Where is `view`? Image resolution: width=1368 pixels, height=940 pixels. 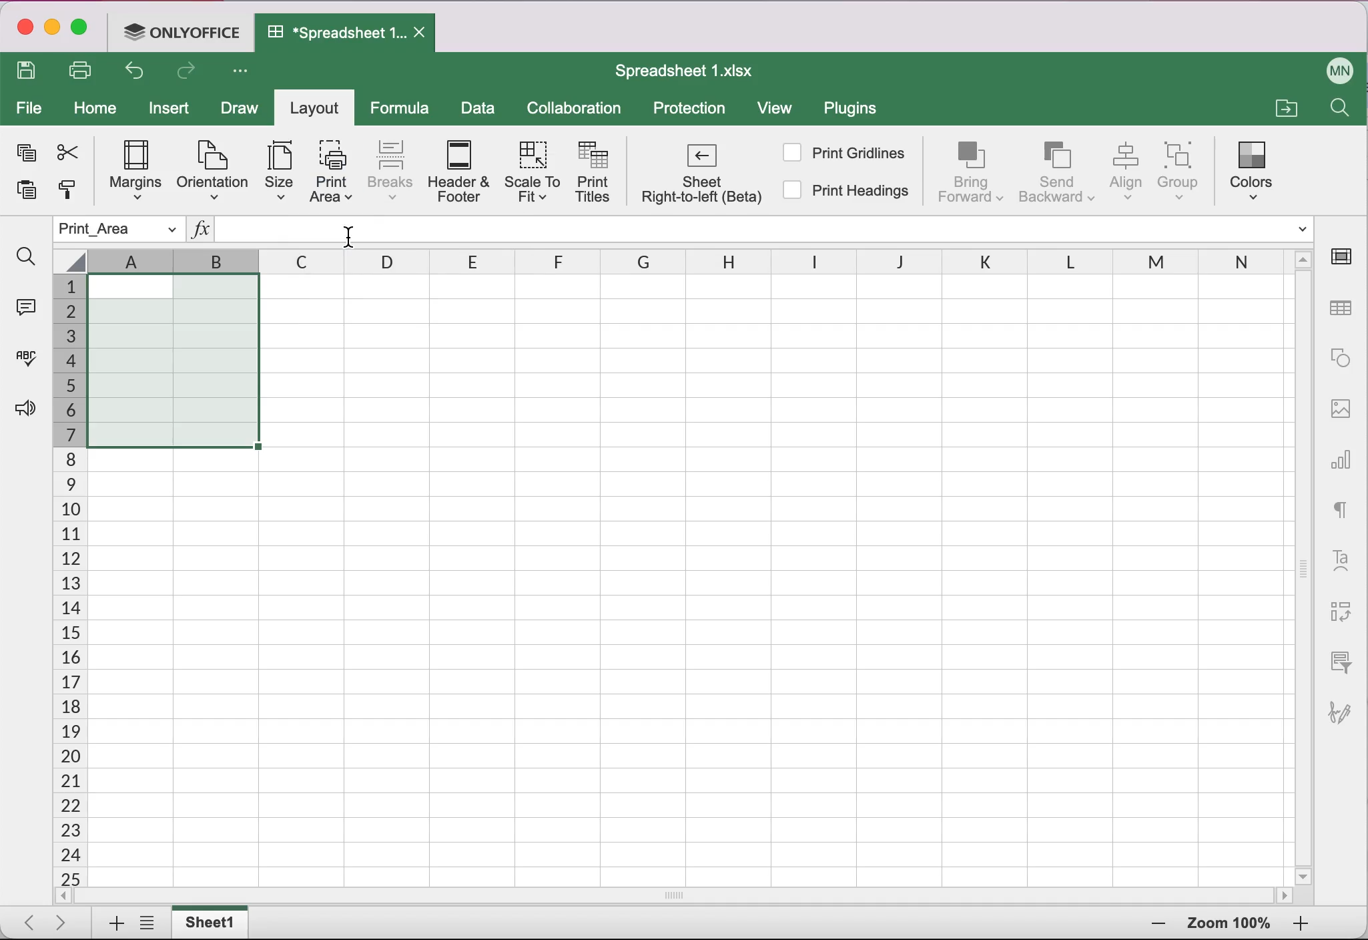 view is located at coordinates (781, 111).